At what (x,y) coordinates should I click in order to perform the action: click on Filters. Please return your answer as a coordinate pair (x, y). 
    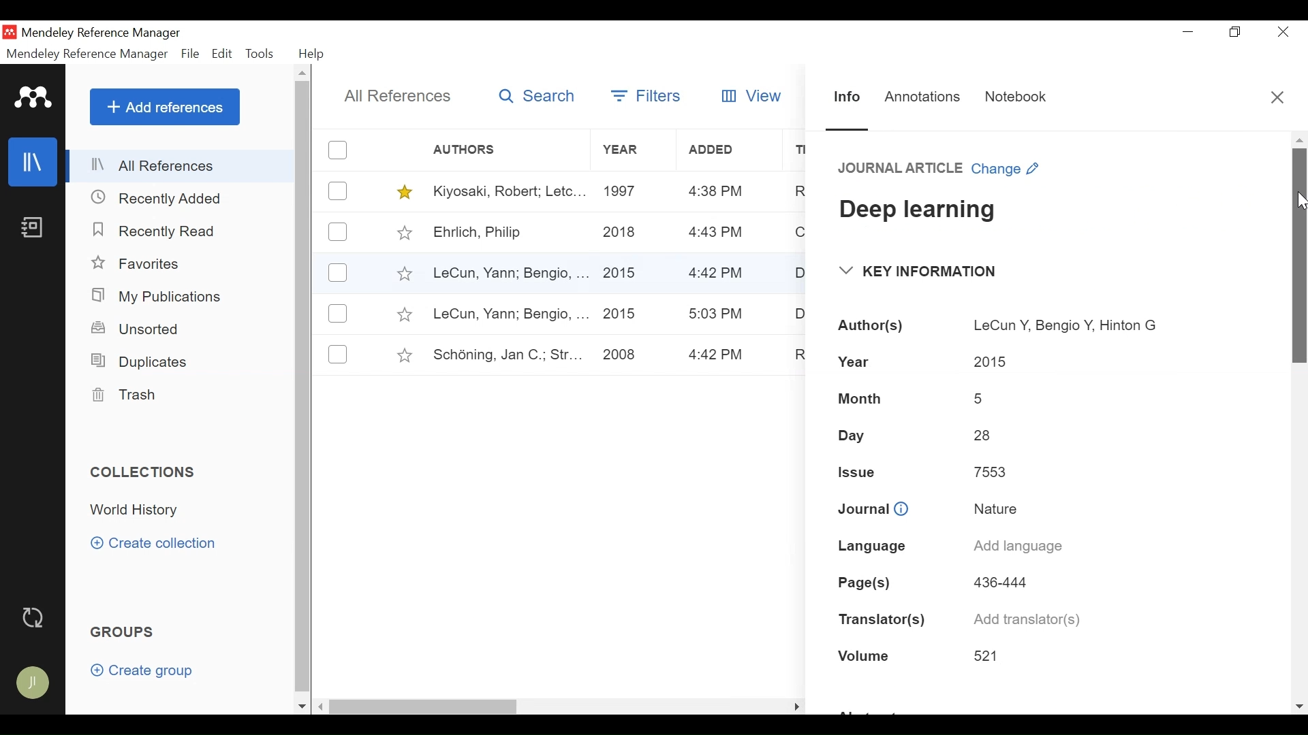
    Looking at the image, I should click on (649, 93).